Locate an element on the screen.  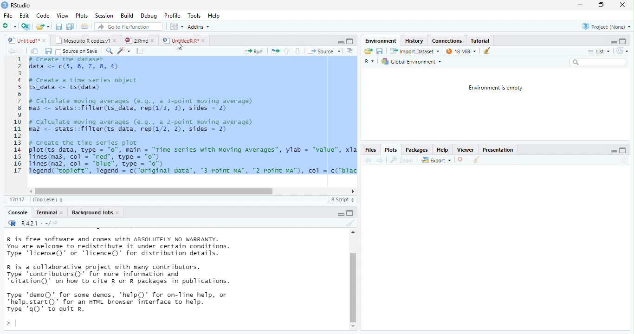
Packages is located at coordinates (417, 150).